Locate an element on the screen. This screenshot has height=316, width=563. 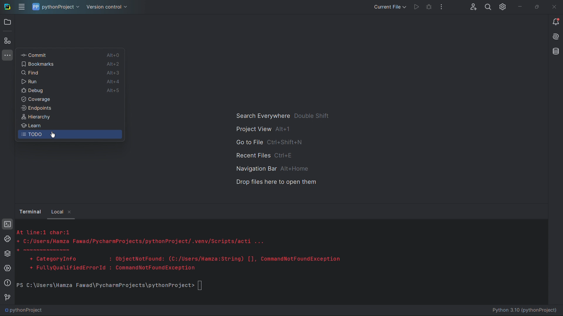
Navigation Bar is located at coordinates (270, 169).